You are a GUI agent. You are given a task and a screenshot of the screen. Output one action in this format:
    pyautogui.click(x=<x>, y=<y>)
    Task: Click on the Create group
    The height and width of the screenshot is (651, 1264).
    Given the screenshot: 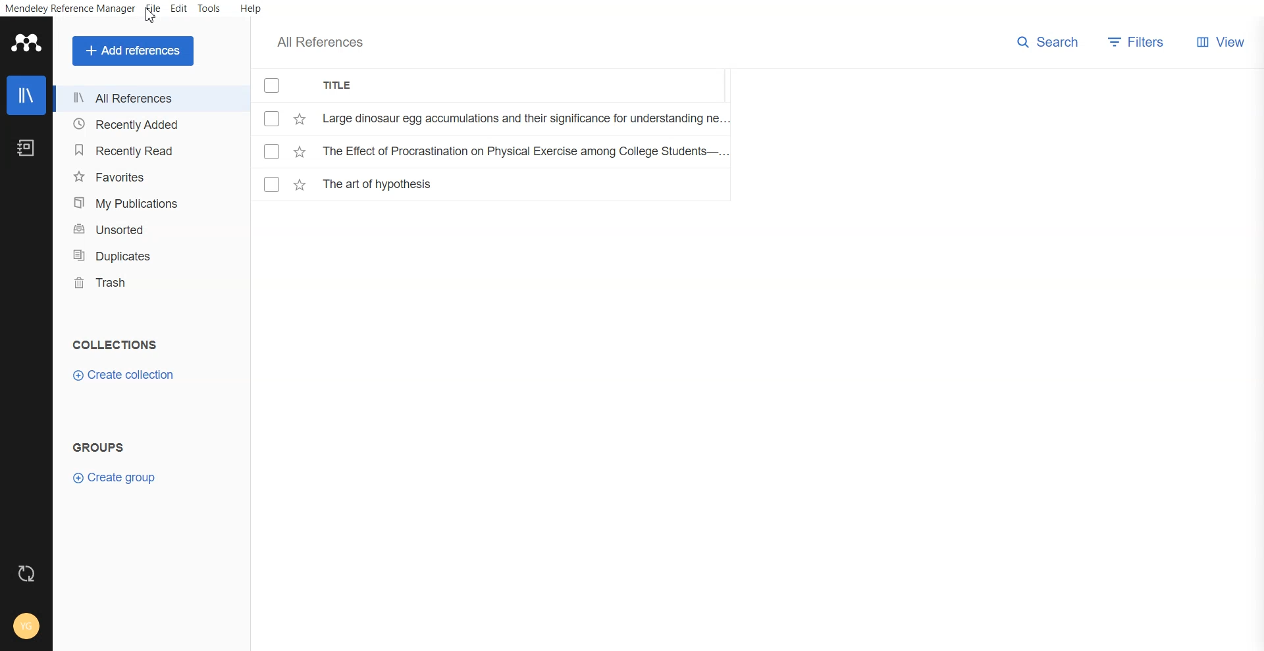 What is the action you would take?
    pyautogui.click(x=117, y=477)
    